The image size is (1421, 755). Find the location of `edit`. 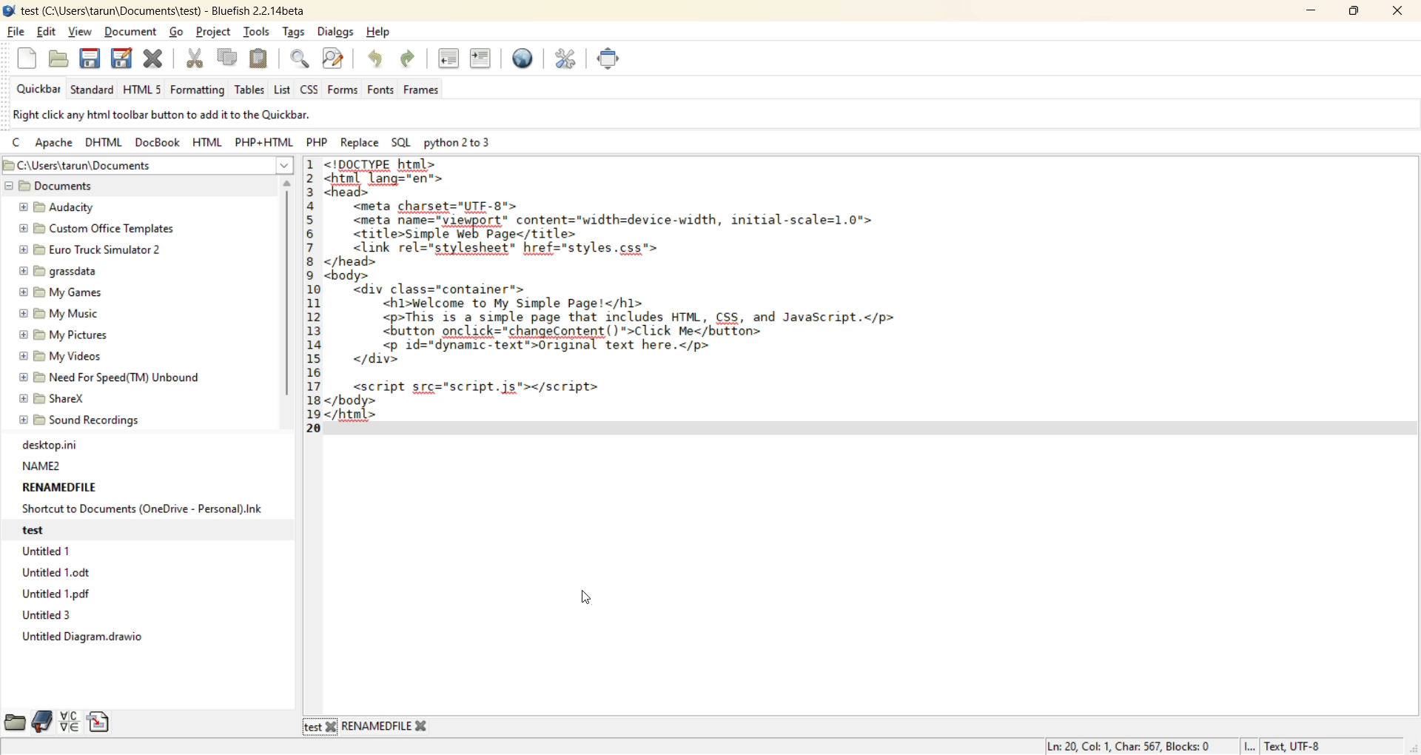

edit is located at coordinates (48, 33).